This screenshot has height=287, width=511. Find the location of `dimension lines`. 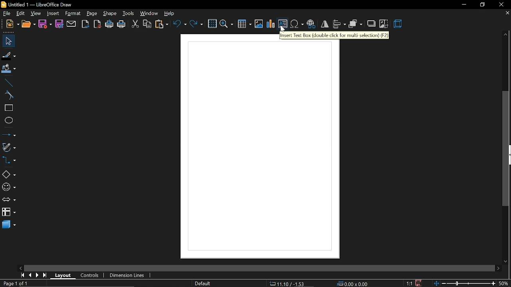

dimension lines is located at coordinates (126, 276).